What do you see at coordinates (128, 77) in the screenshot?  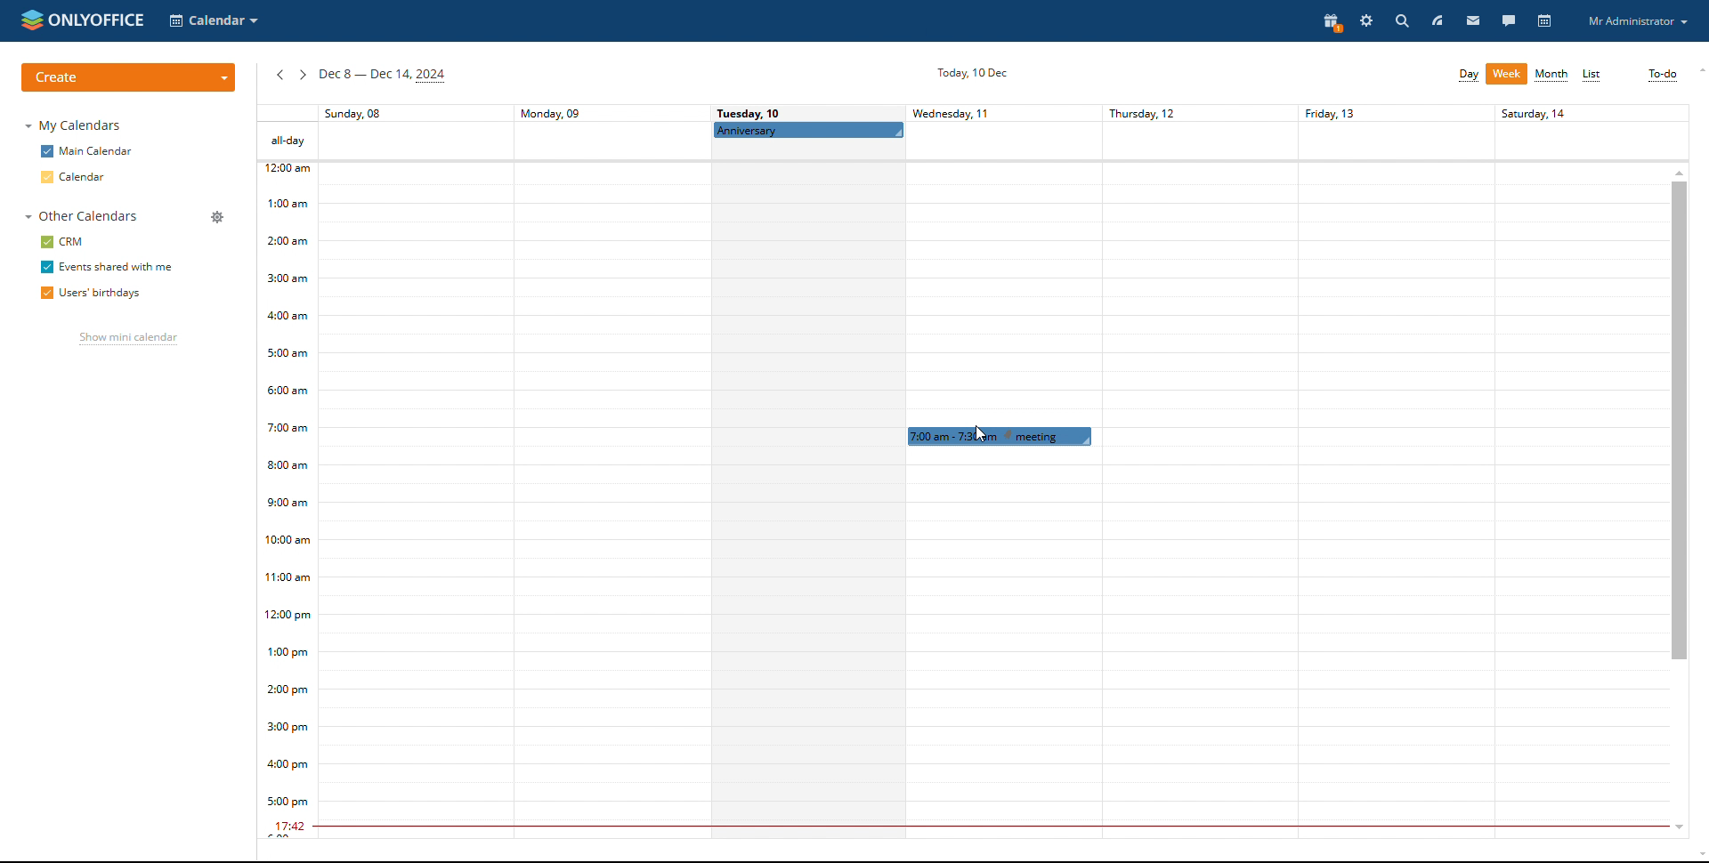 I see `create` at bounding box center [128, 77].